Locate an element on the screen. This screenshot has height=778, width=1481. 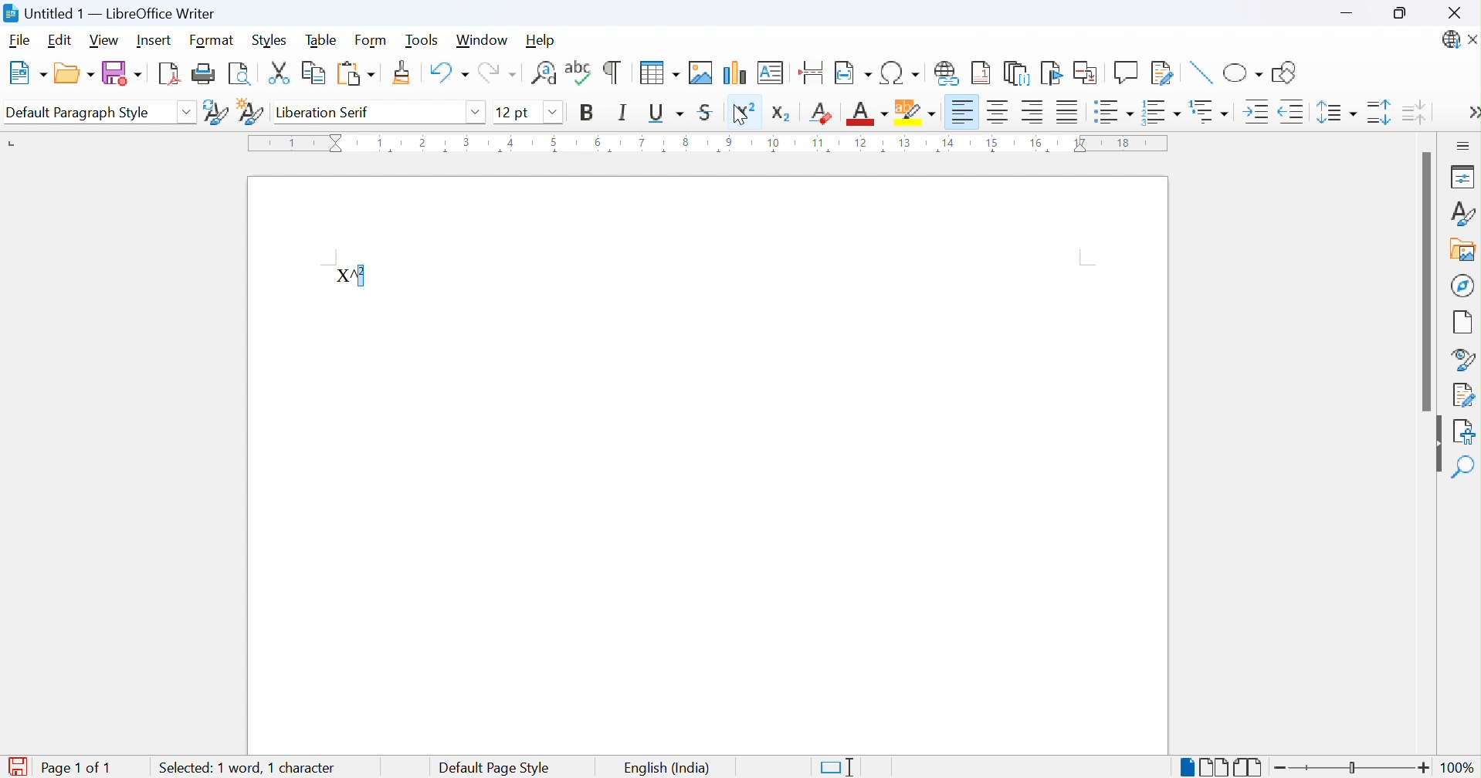
Open is located at coordinates (75, 70).